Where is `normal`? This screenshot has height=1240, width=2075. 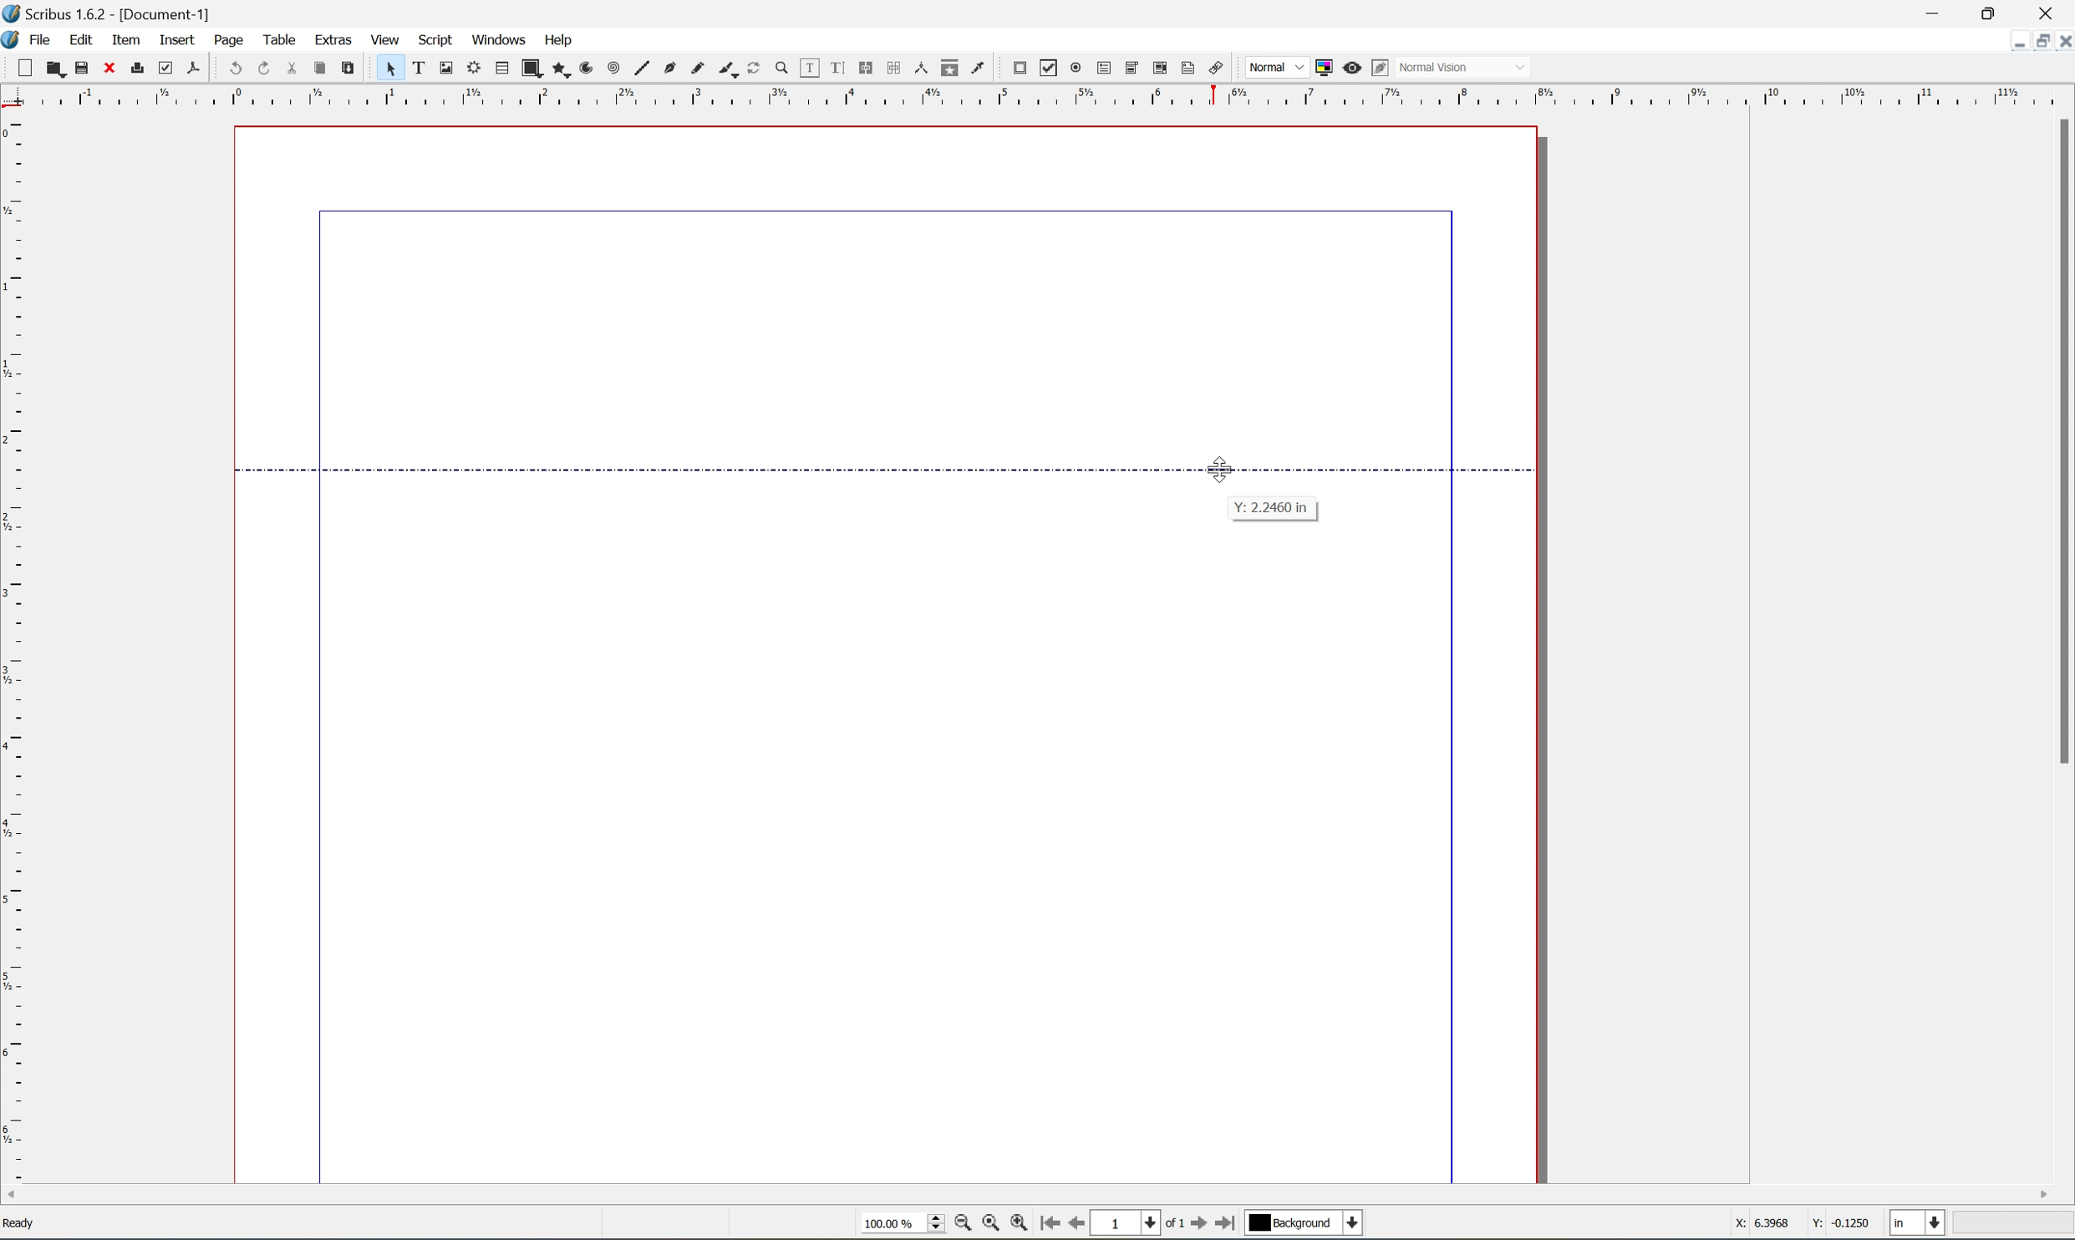 normal is located at coordinates (1279, 69).